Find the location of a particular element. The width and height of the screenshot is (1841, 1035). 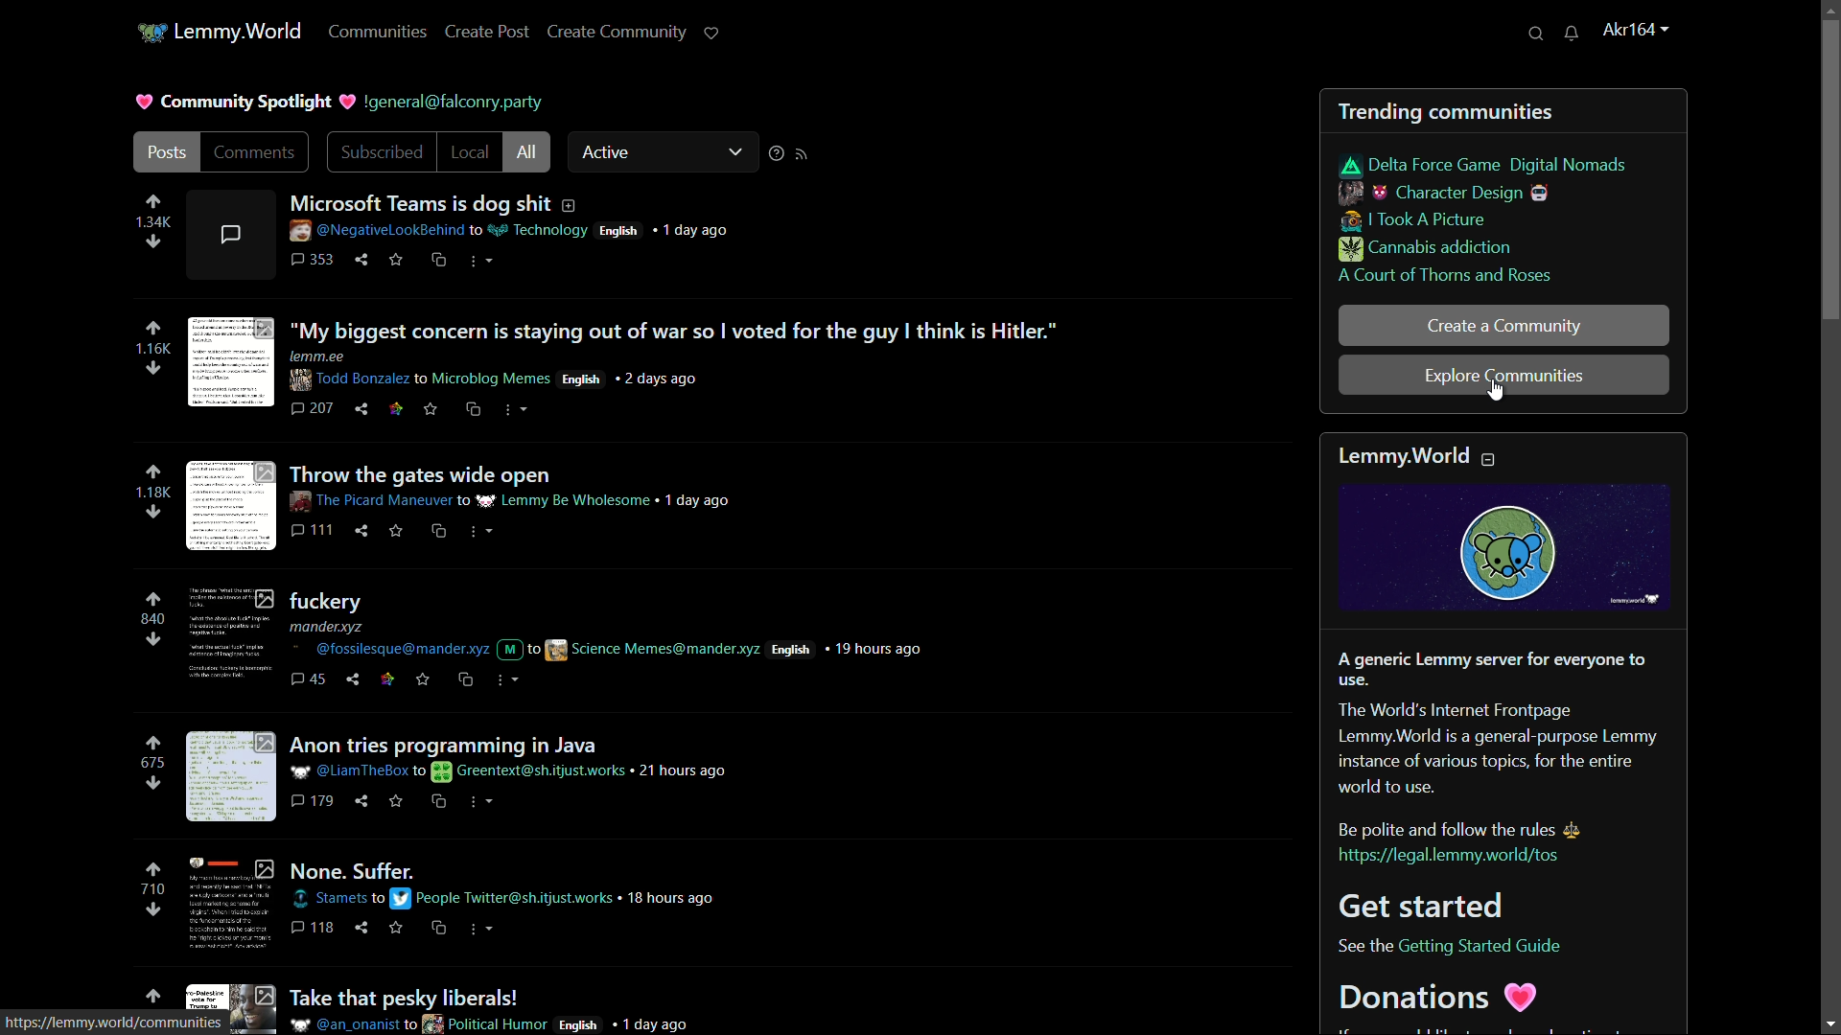

post-5 is located at coordinates (441, 743).